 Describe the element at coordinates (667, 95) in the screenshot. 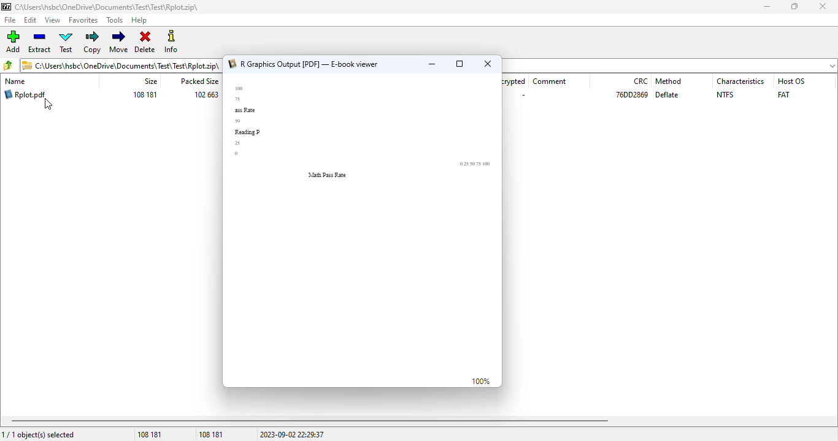

I see `deflate` at that location.